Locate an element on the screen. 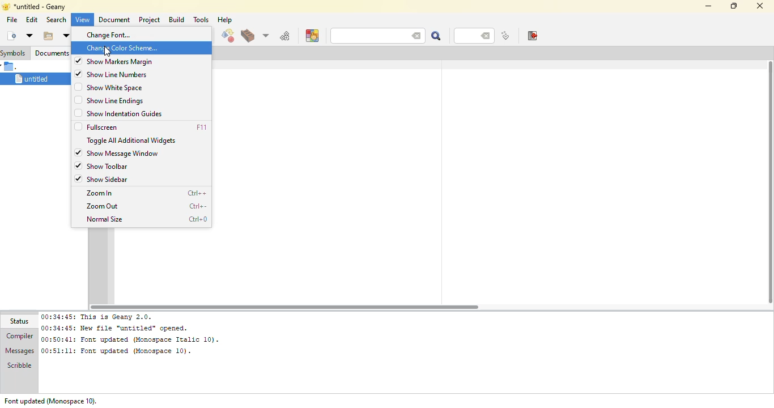 The image size is (774, 408). help is located at coordinates (224, 20).